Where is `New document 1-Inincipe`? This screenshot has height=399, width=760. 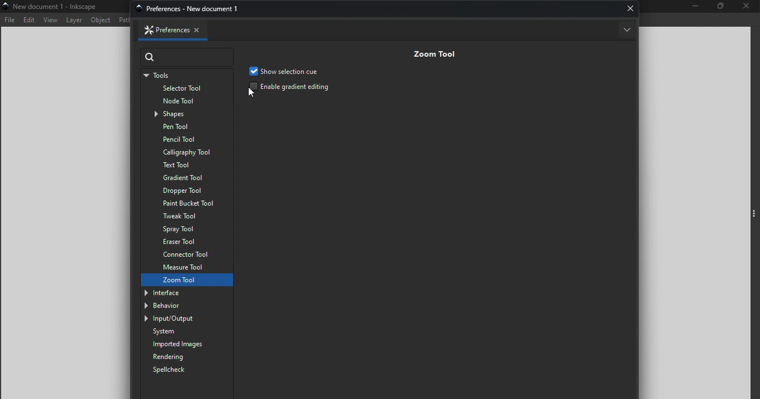
New document 1-Inincipe is located at coordinates (57, 7).